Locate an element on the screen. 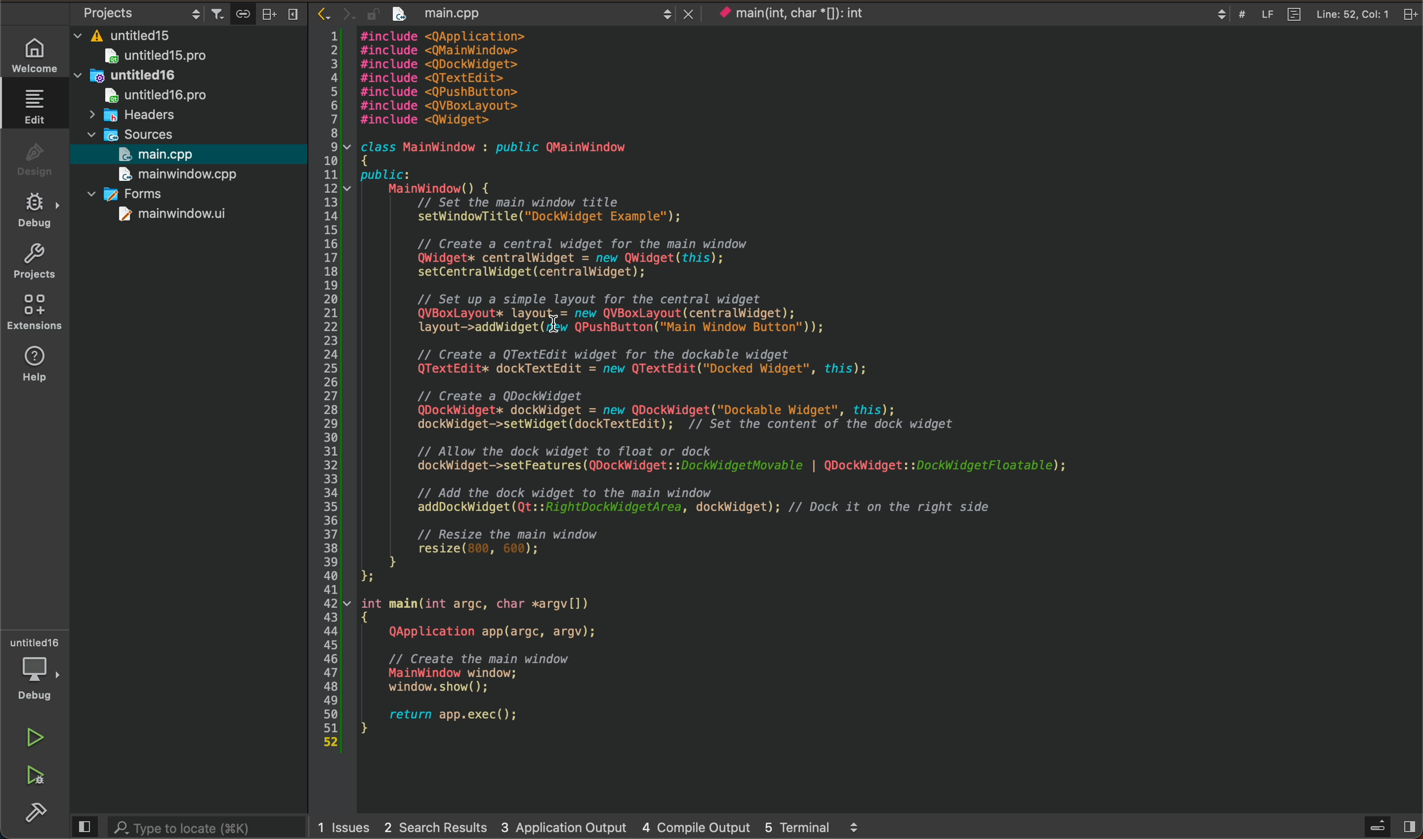 Image resolution: width=1423 pixels, height=839 pixels. file info is located at coordinates (1312, 14).